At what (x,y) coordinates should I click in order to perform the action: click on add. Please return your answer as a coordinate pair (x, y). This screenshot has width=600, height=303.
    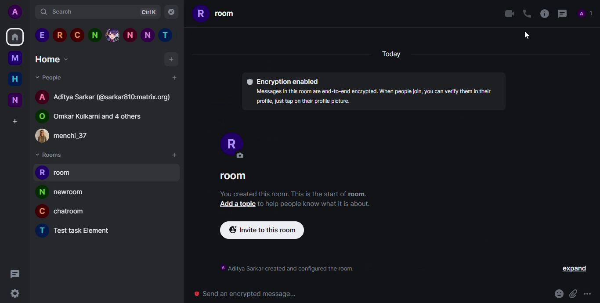
    Looking at the image, I should click on (174, 155).